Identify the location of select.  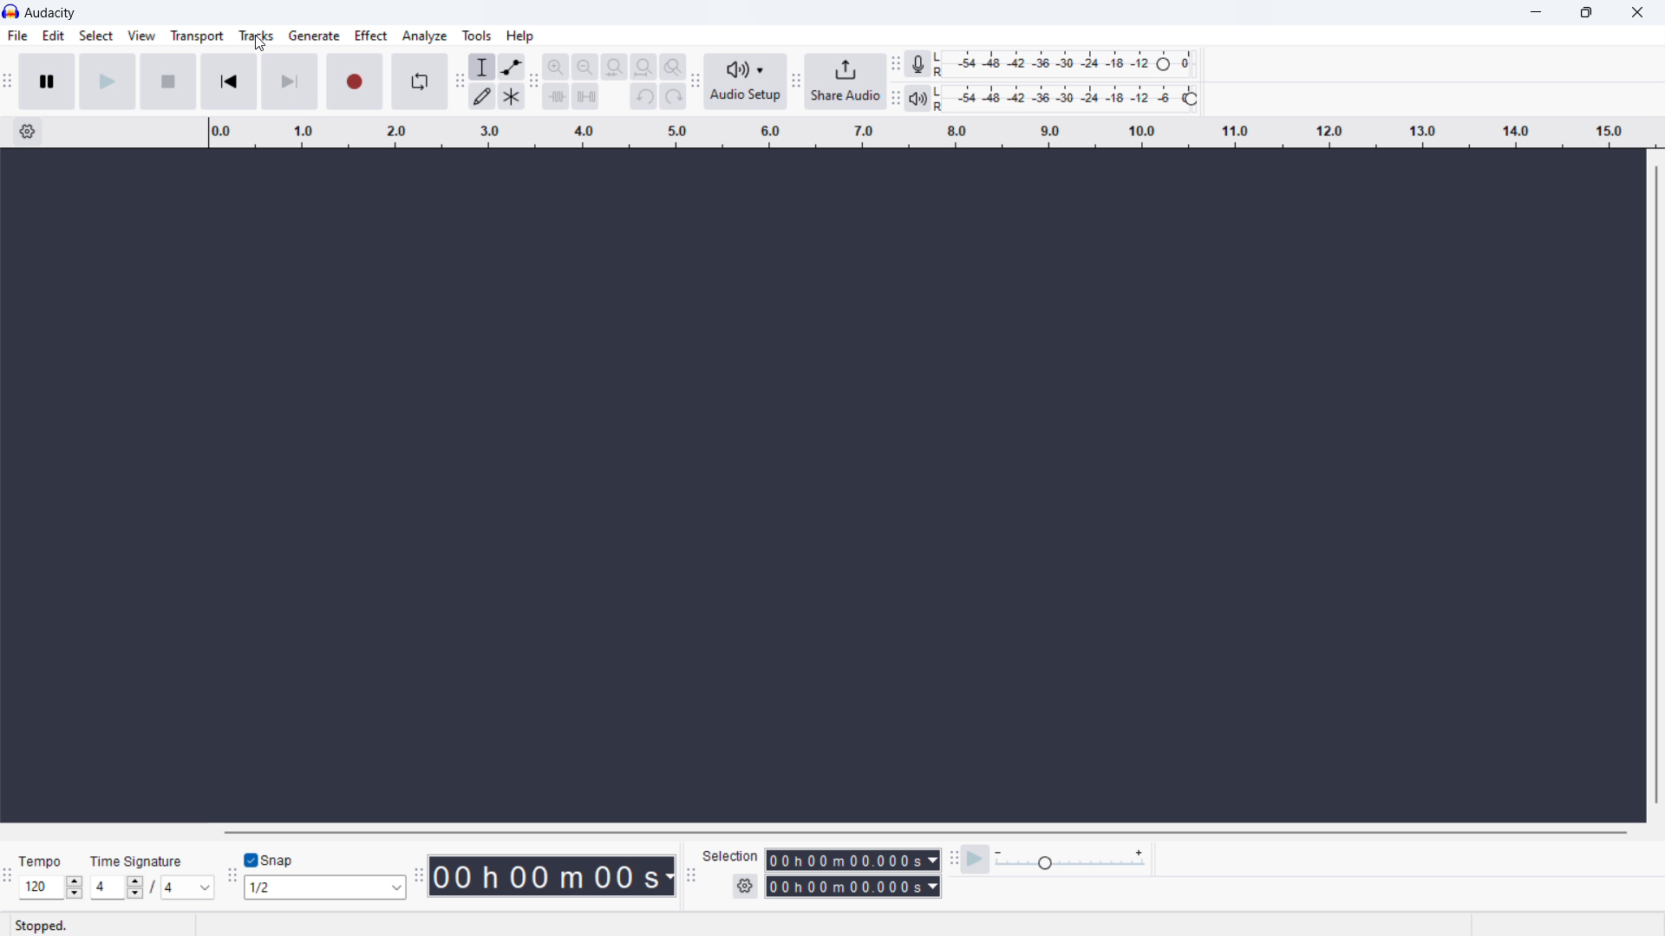
(95, 34).